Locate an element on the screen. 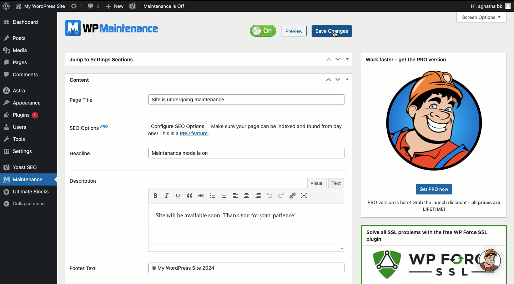 The image size is (514, 284). one! This is a is located at coordinates (163, 134).